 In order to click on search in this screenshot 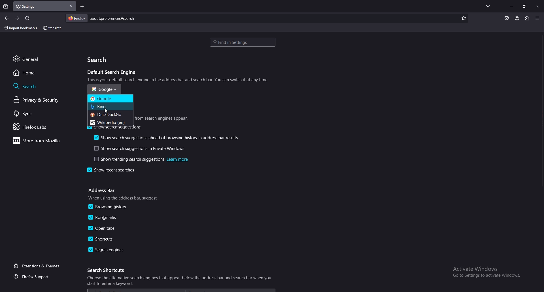, I will do `click(99, 60)`.